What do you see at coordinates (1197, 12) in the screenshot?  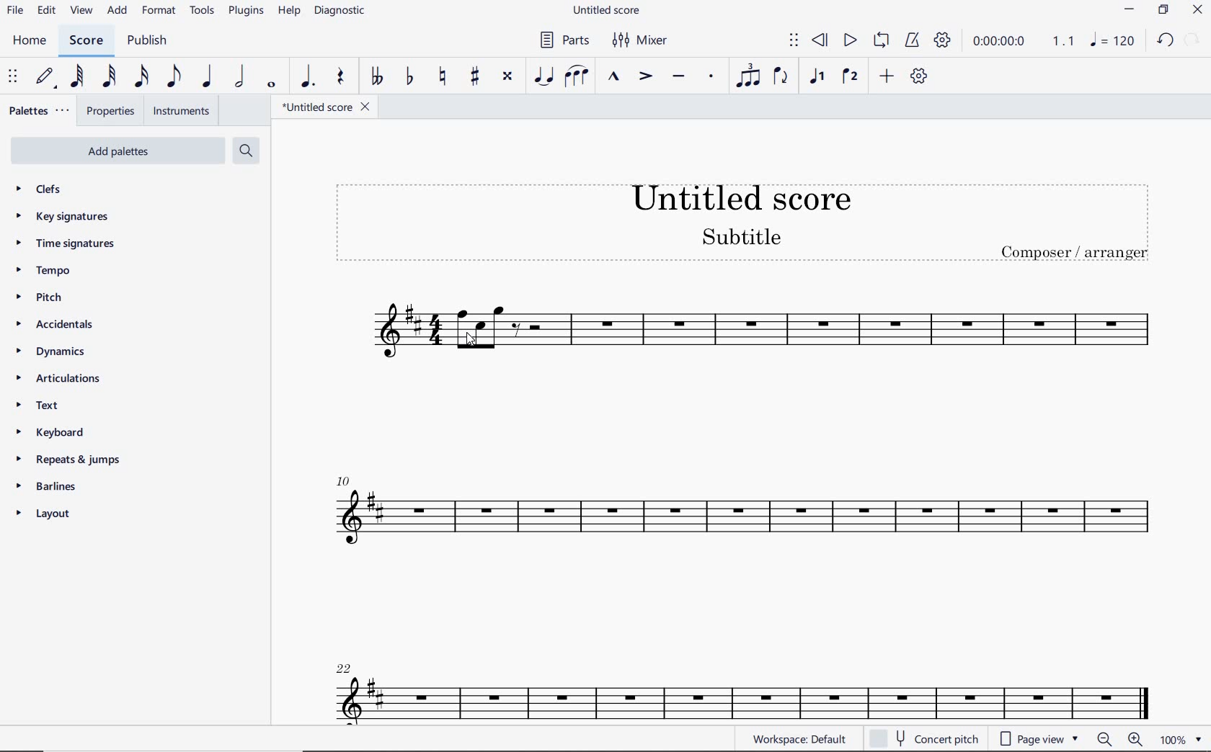 I see `CLOSE` at bounding box center [1197, 12].